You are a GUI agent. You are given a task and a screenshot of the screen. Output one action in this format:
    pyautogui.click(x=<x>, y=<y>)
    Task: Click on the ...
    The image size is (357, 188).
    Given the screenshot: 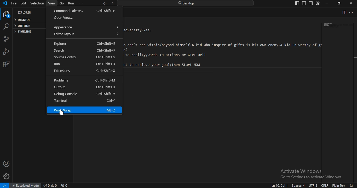 What is the action you would take?
    pyautogui.click(x=81, y=3)
    